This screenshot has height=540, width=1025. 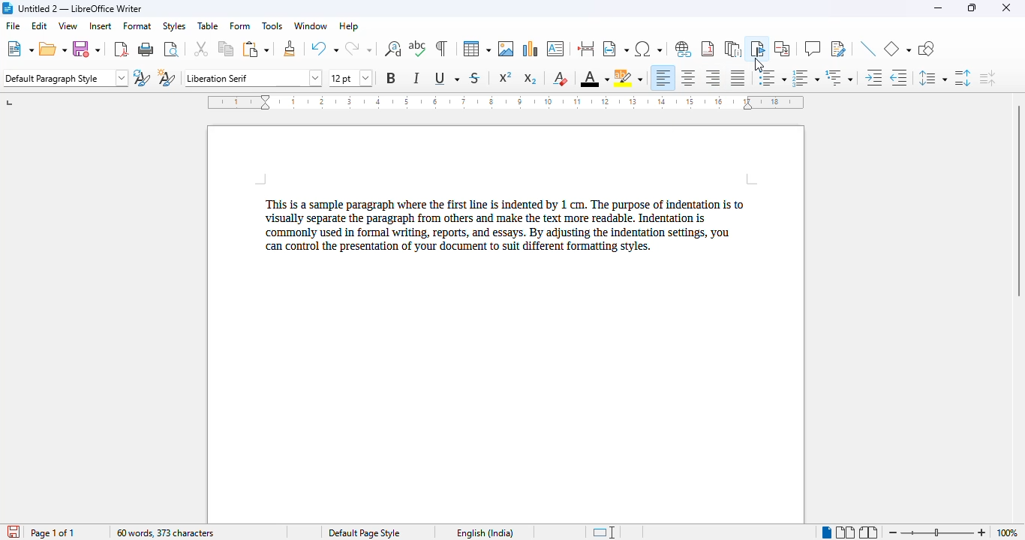 What do you see at coordinates (708, 49) in the screenshot?
I see `insert footnote` at bounding box center [708, 49].